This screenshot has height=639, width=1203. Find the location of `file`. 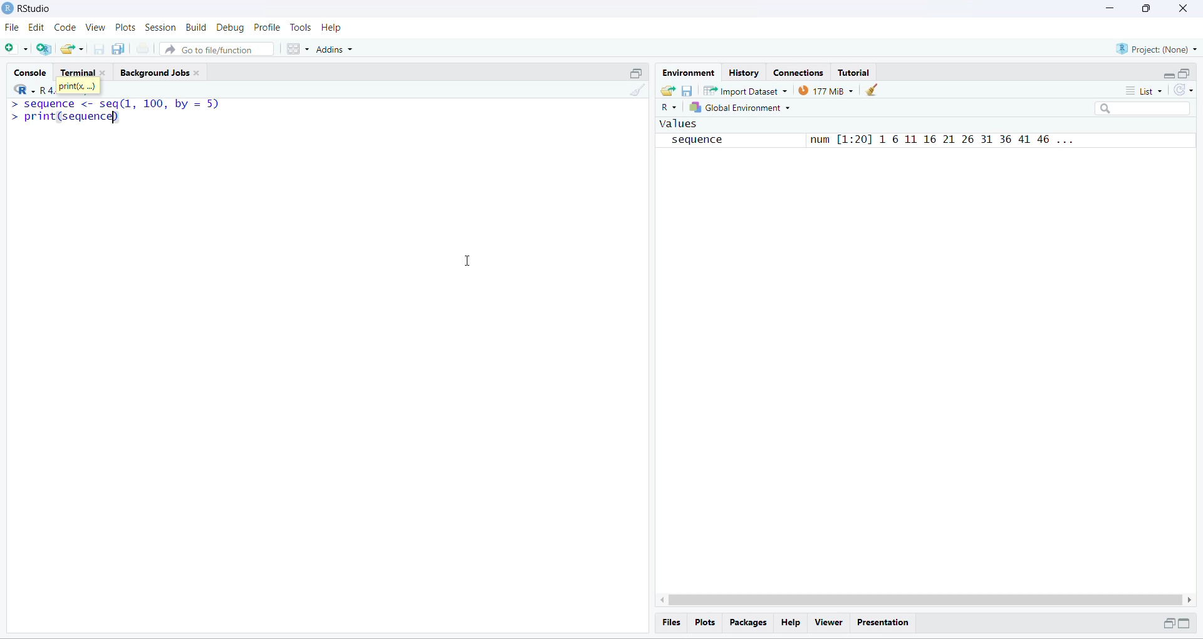

file is located at coordinates (13, 28).